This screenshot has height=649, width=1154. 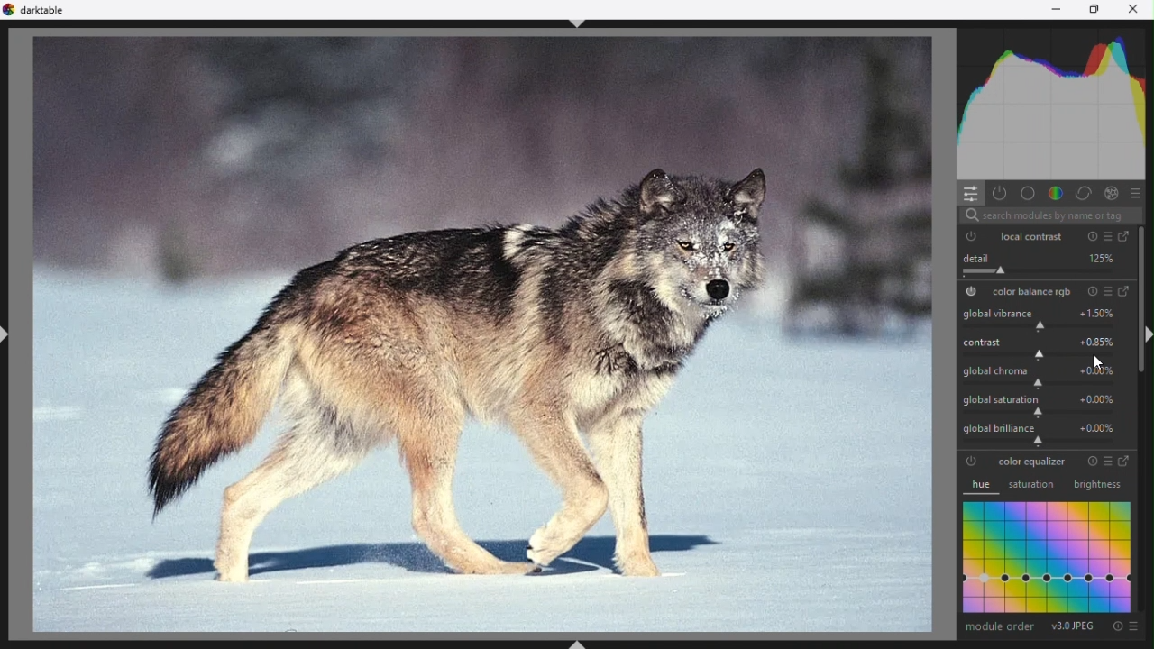 I want to click on presets, so click(x=1106, y=292).